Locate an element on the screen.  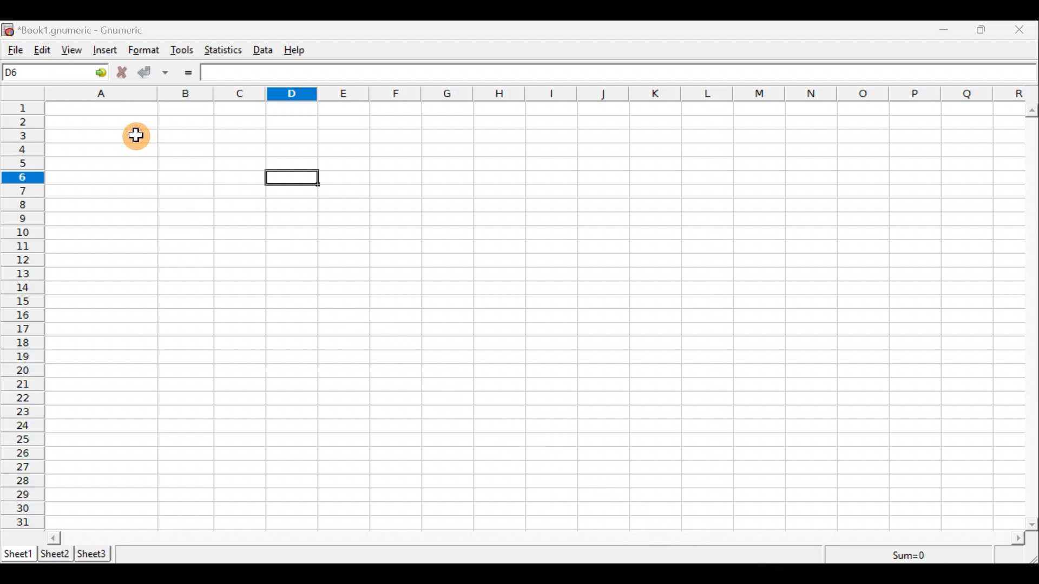
Sheet 2 is located at coordinates (55, 553).